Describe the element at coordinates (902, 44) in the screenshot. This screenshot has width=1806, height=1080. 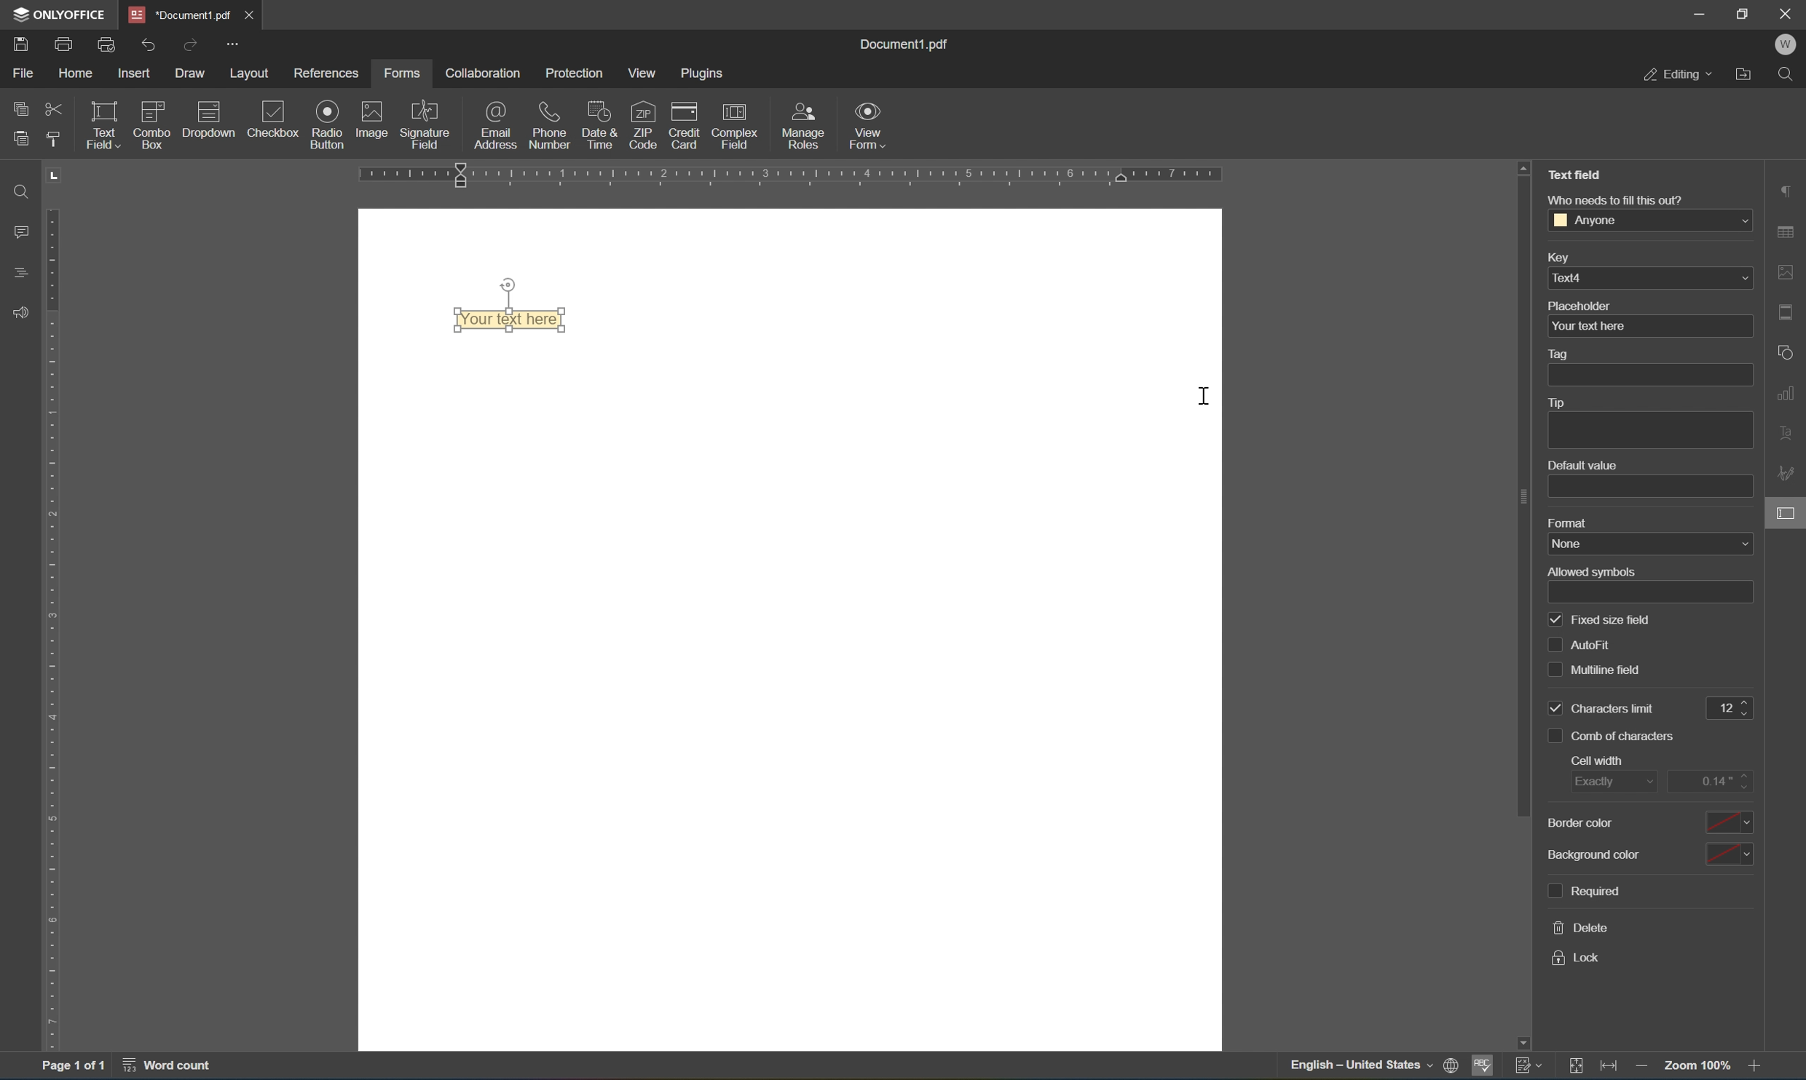
I see `document1.pdf` at that location.